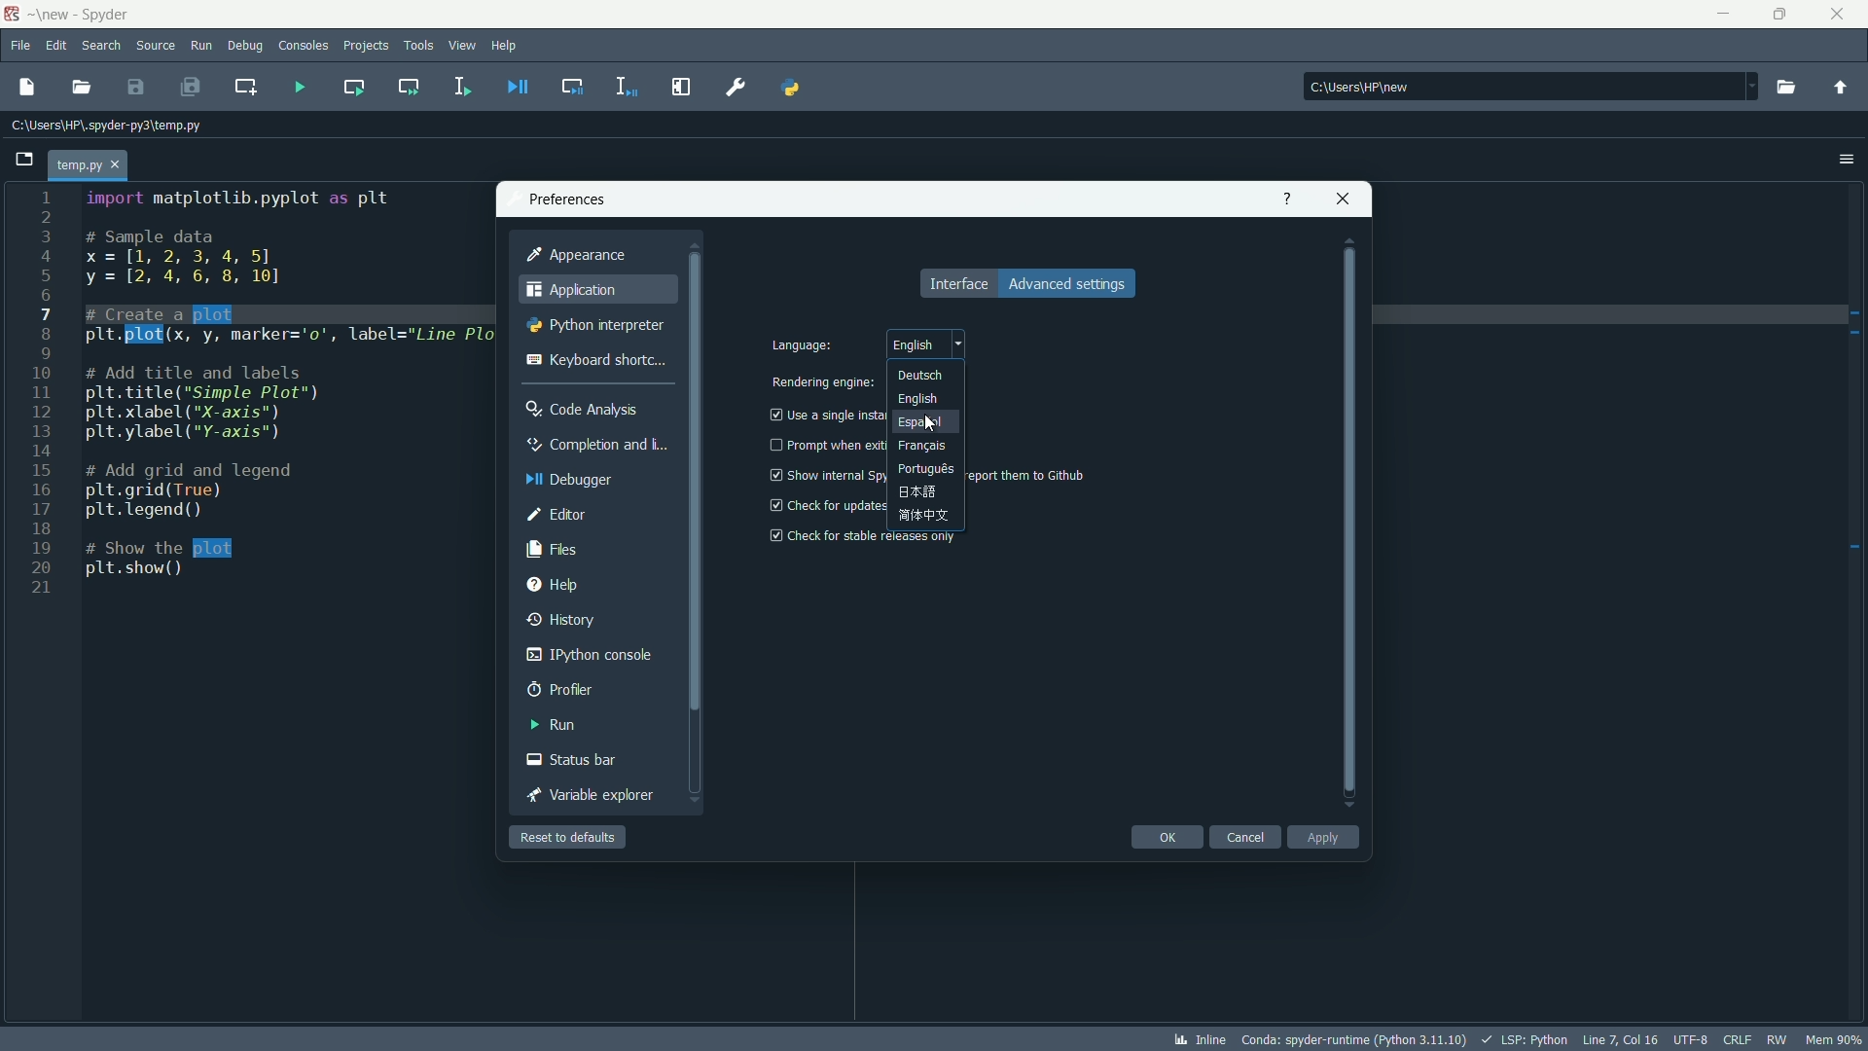  What do you see at coordinates (1834, 1038) in the screenshot?
I see `memory usage` at bounding box center [1834, 1038].